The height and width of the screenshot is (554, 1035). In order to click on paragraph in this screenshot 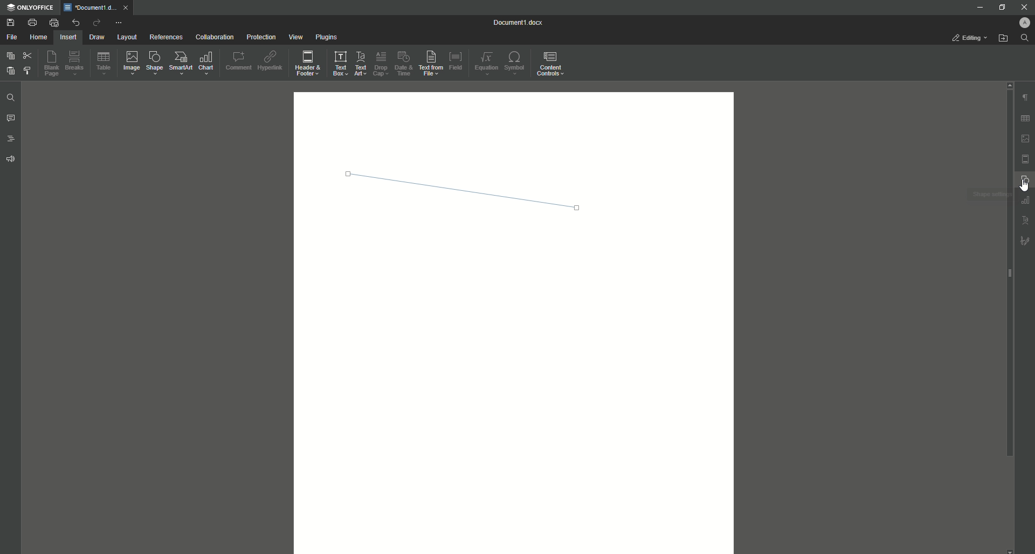, I will do `click(1024, 94)`.